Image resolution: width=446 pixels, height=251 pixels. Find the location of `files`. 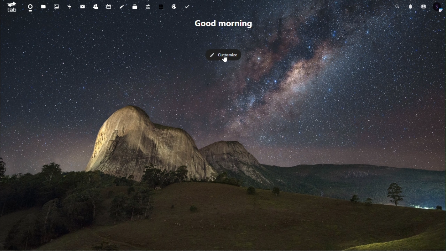

files is located at coordinates (43, 7).